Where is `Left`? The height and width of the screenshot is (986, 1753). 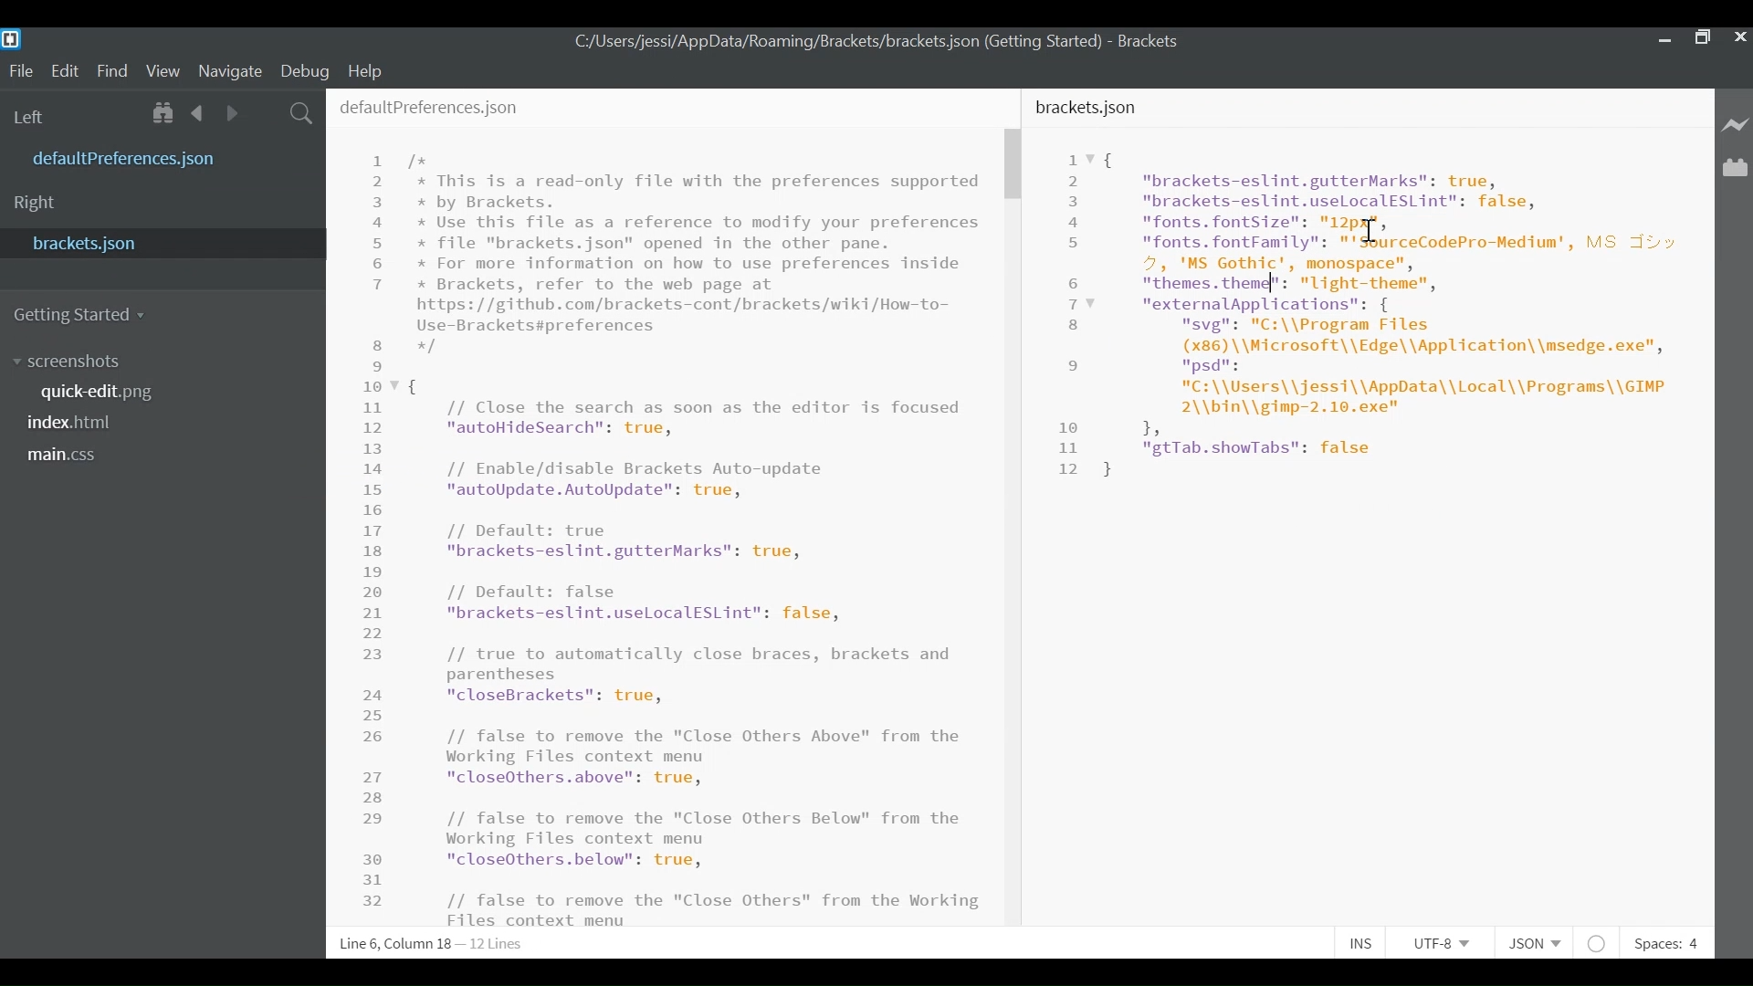 Left is located at coordinates (32, 118).